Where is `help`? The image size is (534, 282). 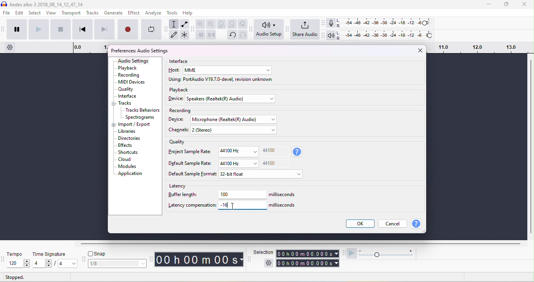 help is located at coordinates (417, 224).